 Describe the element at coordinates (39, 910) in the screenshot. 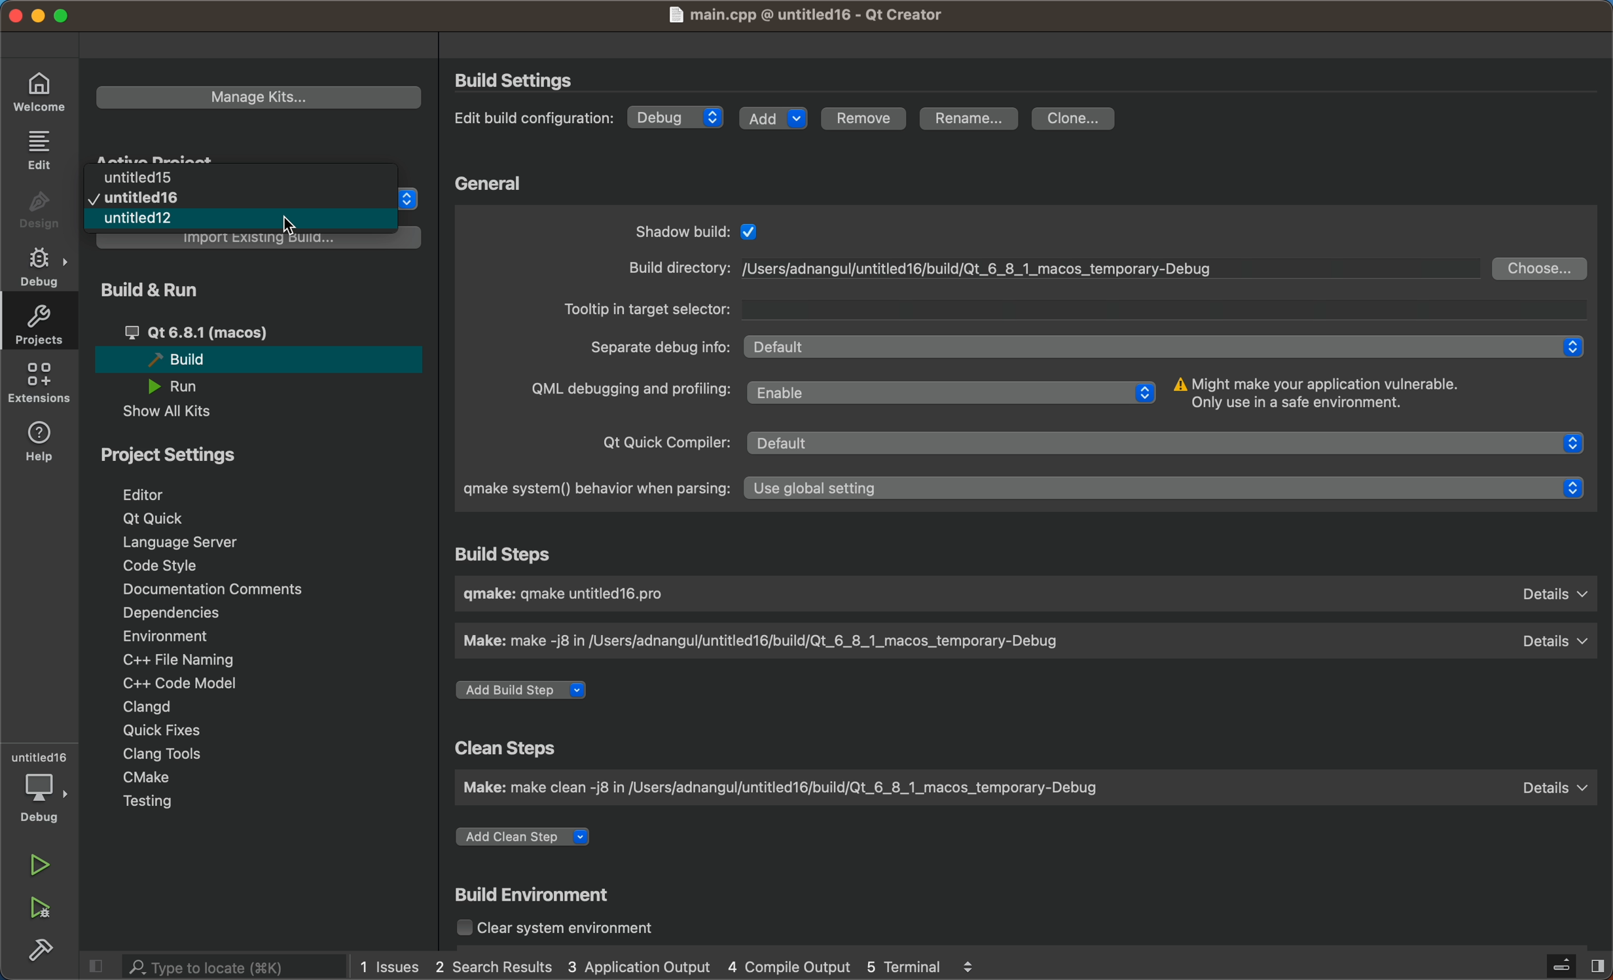

I see `run and debug` at that location.